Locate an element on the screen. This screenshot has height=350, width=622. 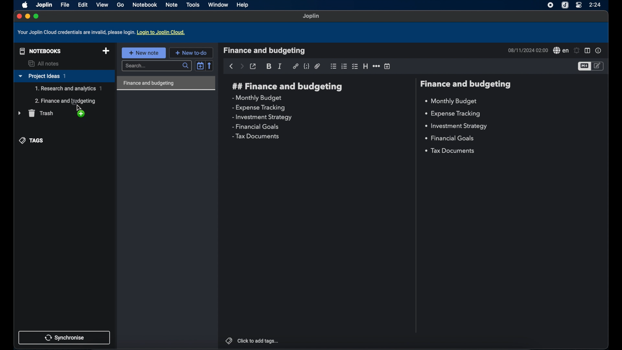
toggle external editing is located at coordinates (253, 66).